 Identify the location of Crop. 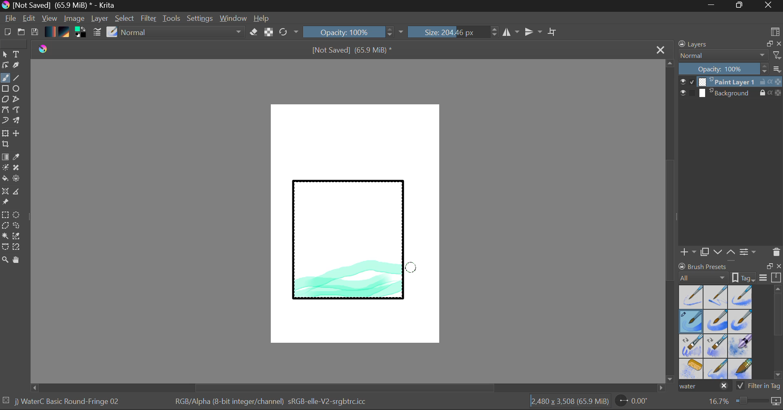
(553, 32).